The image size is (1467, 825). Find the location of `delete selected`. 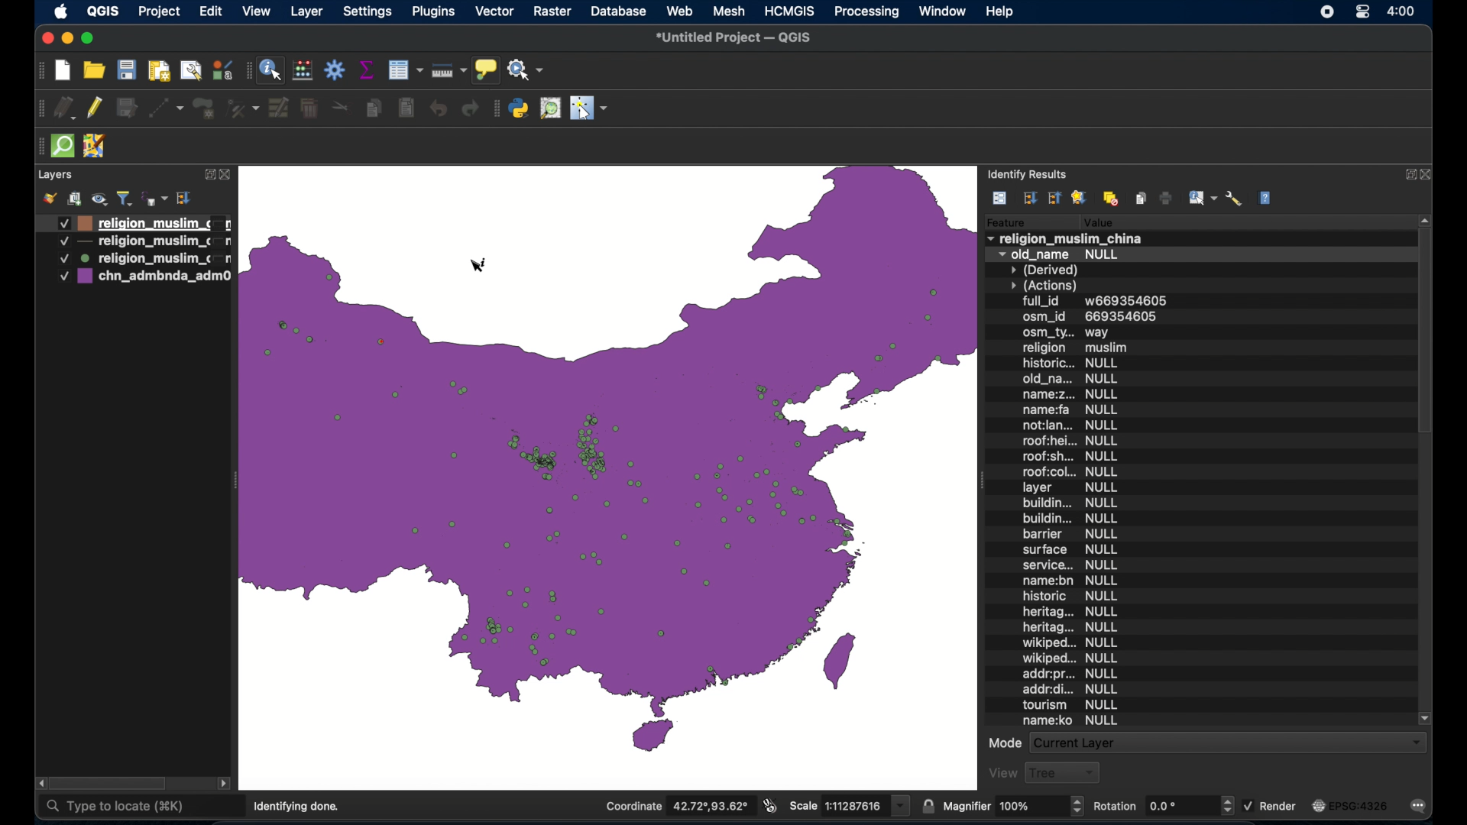

delete selected is located at coordinates (311, 106).